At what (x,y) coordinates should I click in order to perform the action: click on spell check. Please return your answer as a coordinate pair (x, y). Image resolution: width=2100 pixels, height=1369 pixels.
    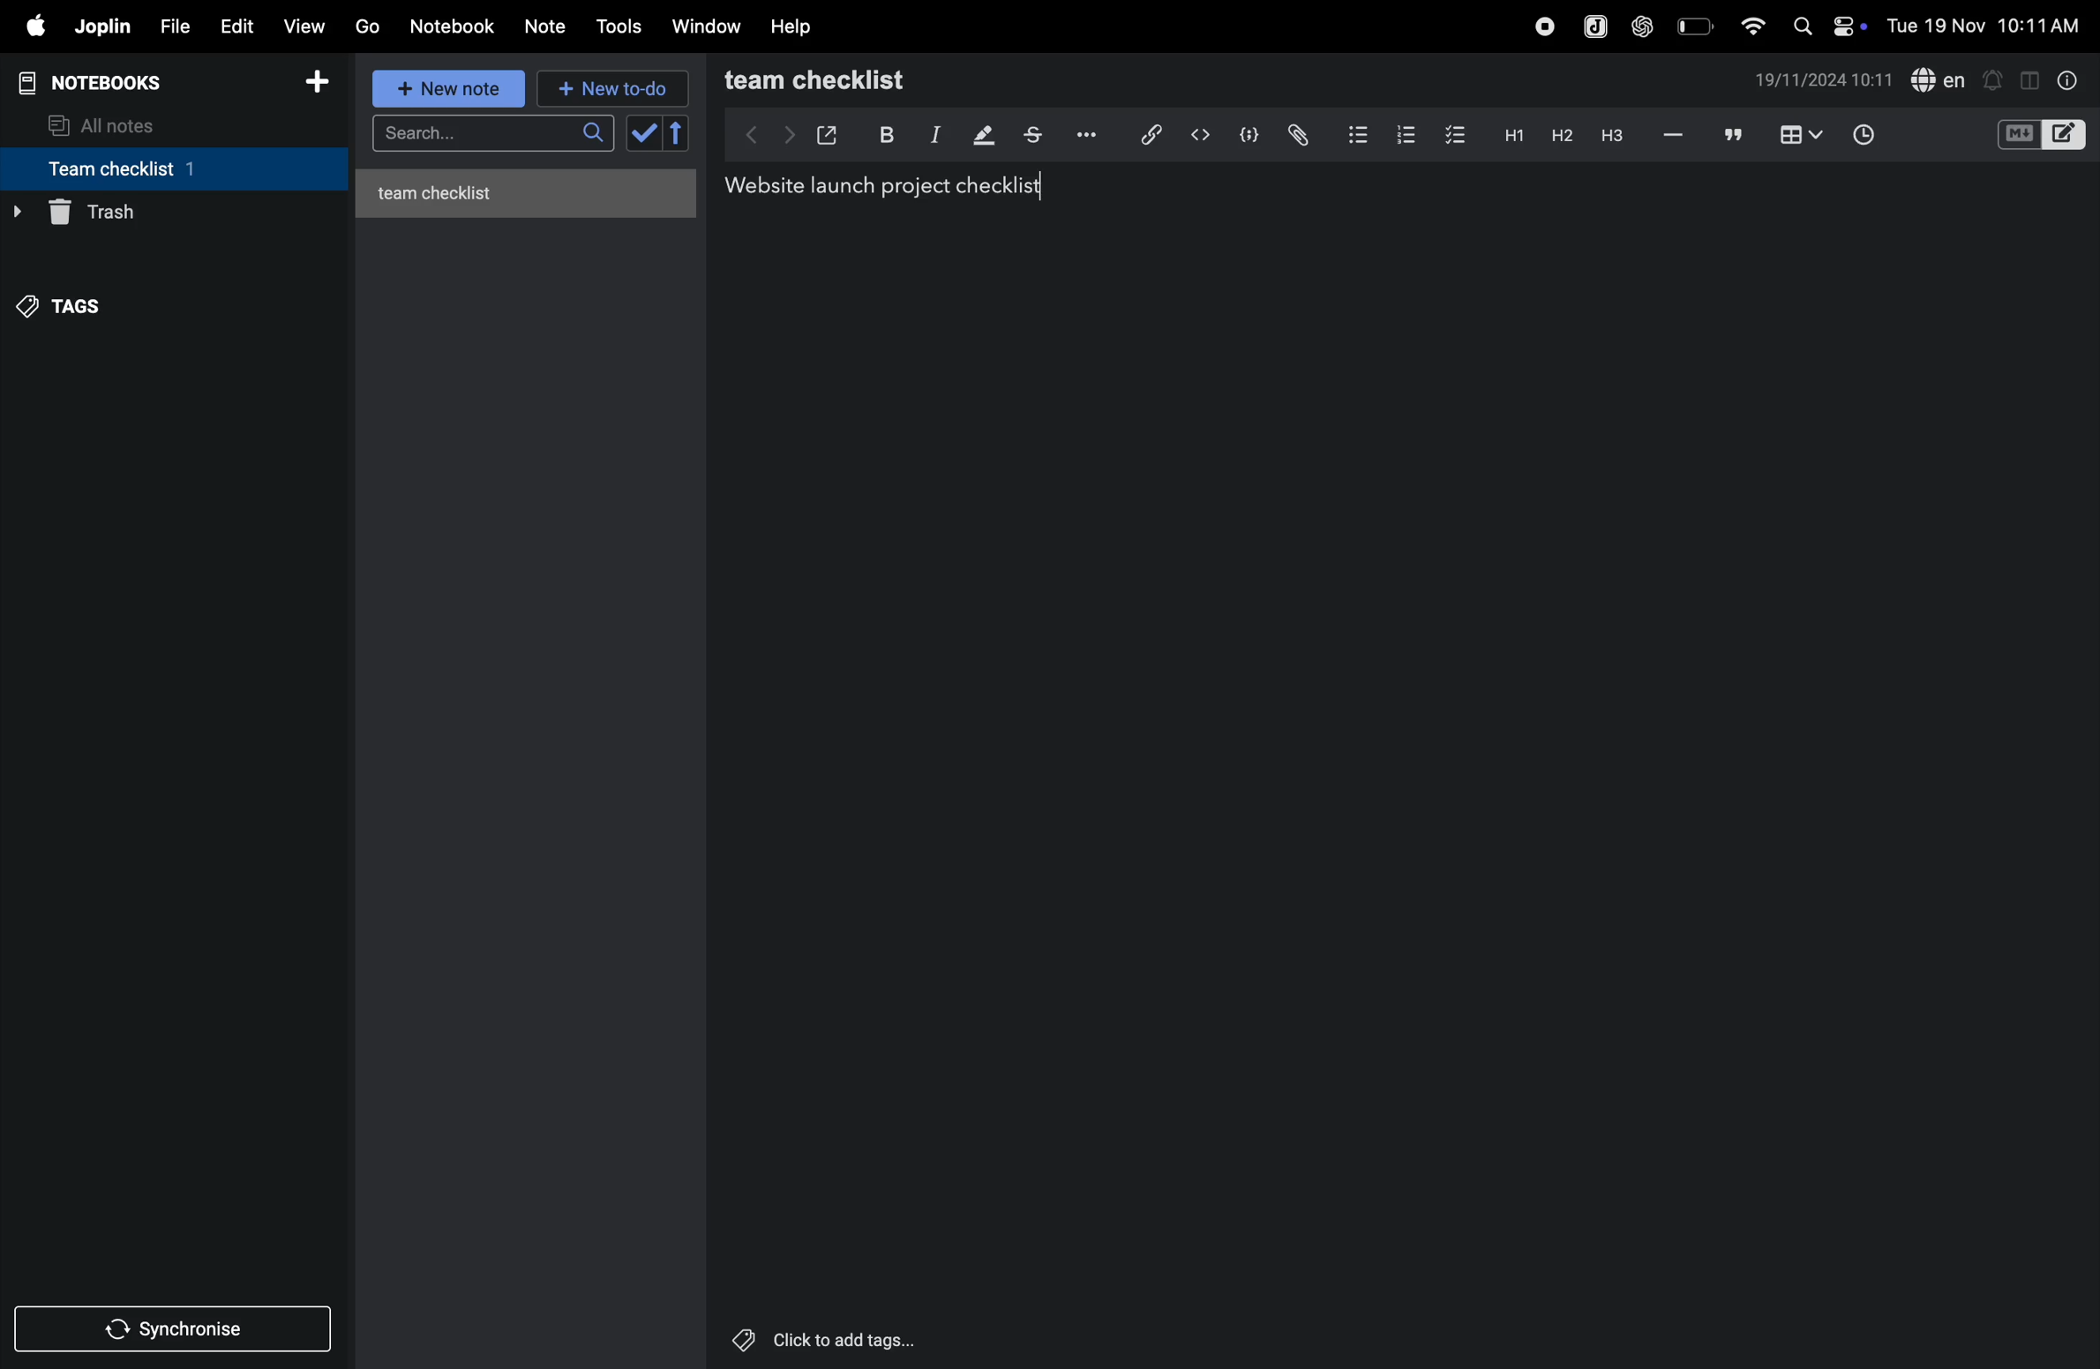
    Looking at the image, I should click on (1940, 79).